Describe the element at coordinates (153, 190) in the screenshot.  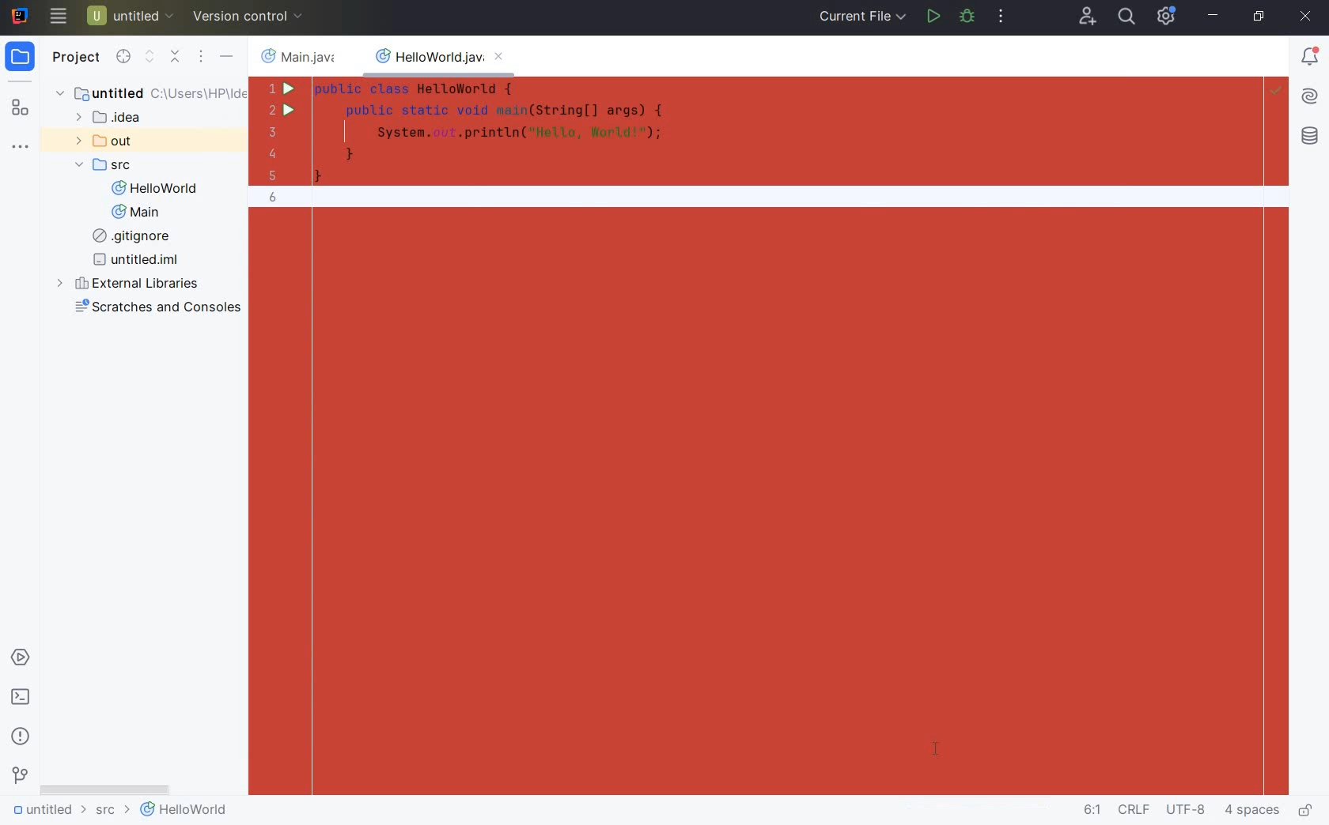
I see `HelloWorld` at that location.